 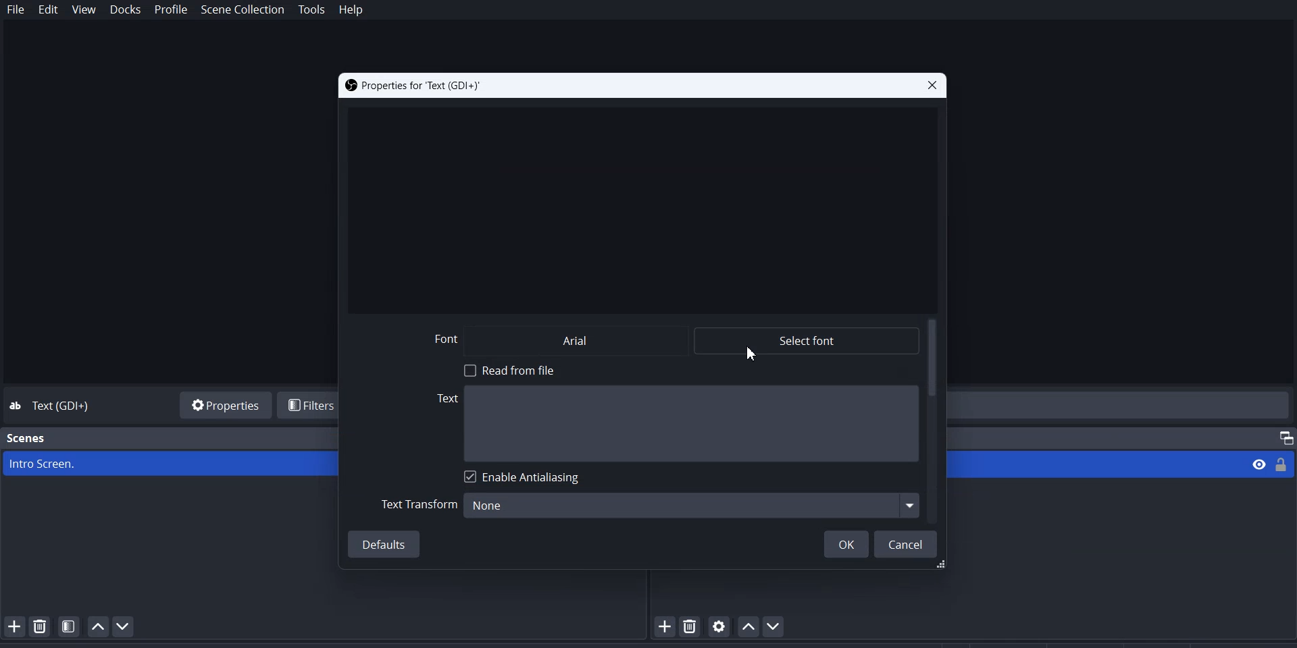 I want to click on Move Source Up, so click(x=747, y=626).